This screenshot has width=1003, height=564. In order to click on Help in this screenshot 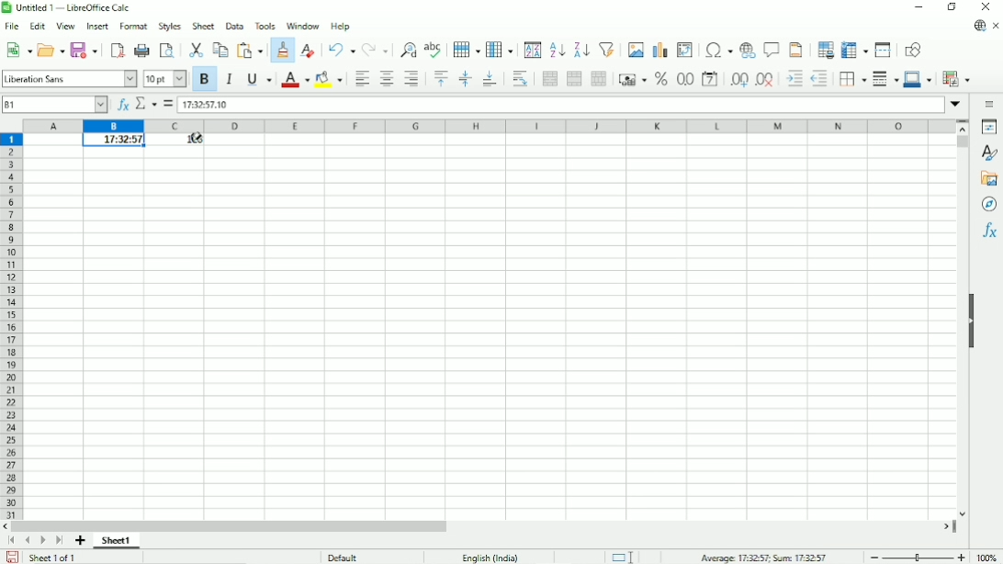, I will do `click(340, 26)`.